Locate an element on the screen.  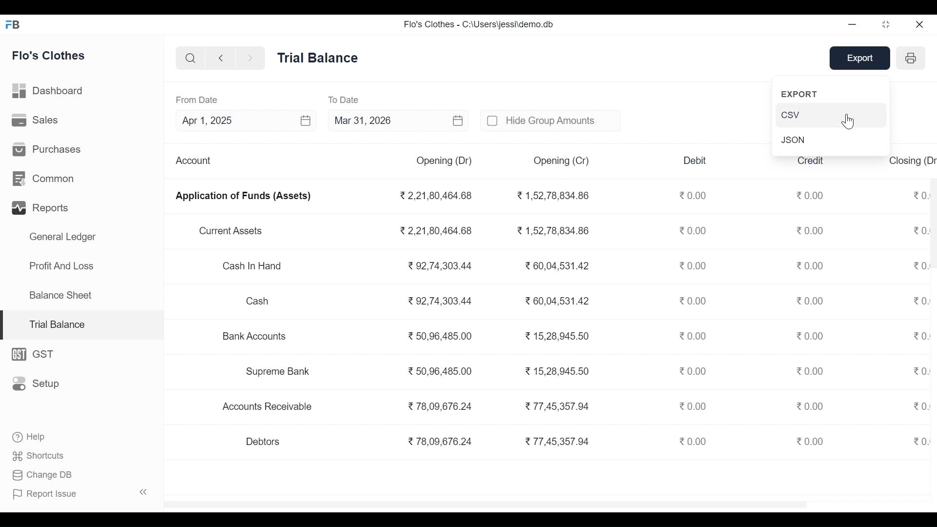
15.28.945 50 is located at coordinates (558, 336).